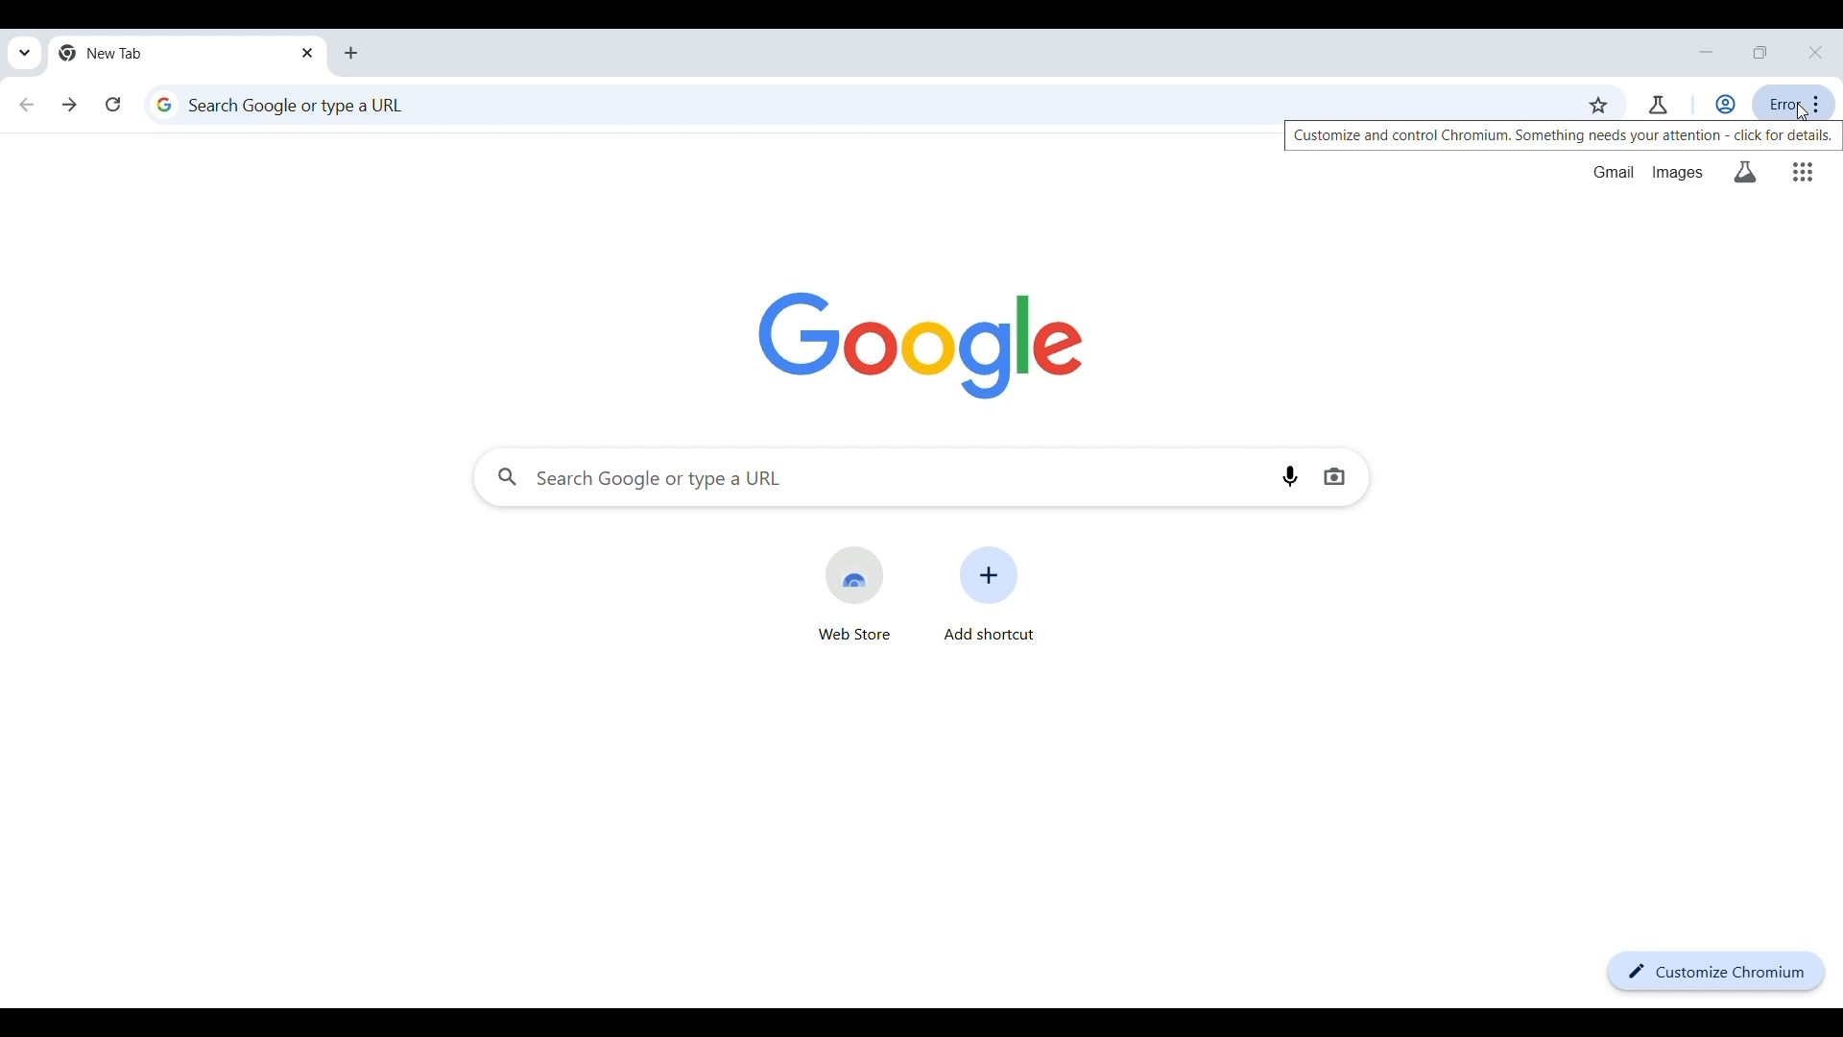 The width and height of the screenshot is (1843, 1037). What do you see at coordinates (1717, 971) in the screenshot?
I see `Customize Chromium ` at bounding box center [1717, 971].